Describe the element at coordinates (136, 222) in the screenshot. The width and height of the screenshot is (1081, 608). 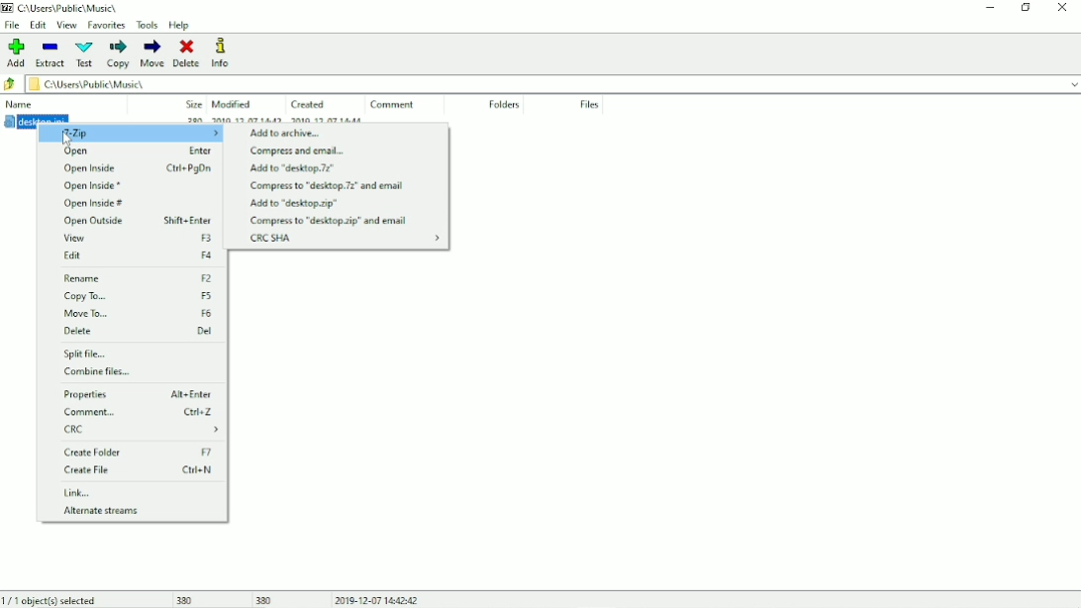
I see `Open Outside` at that location.